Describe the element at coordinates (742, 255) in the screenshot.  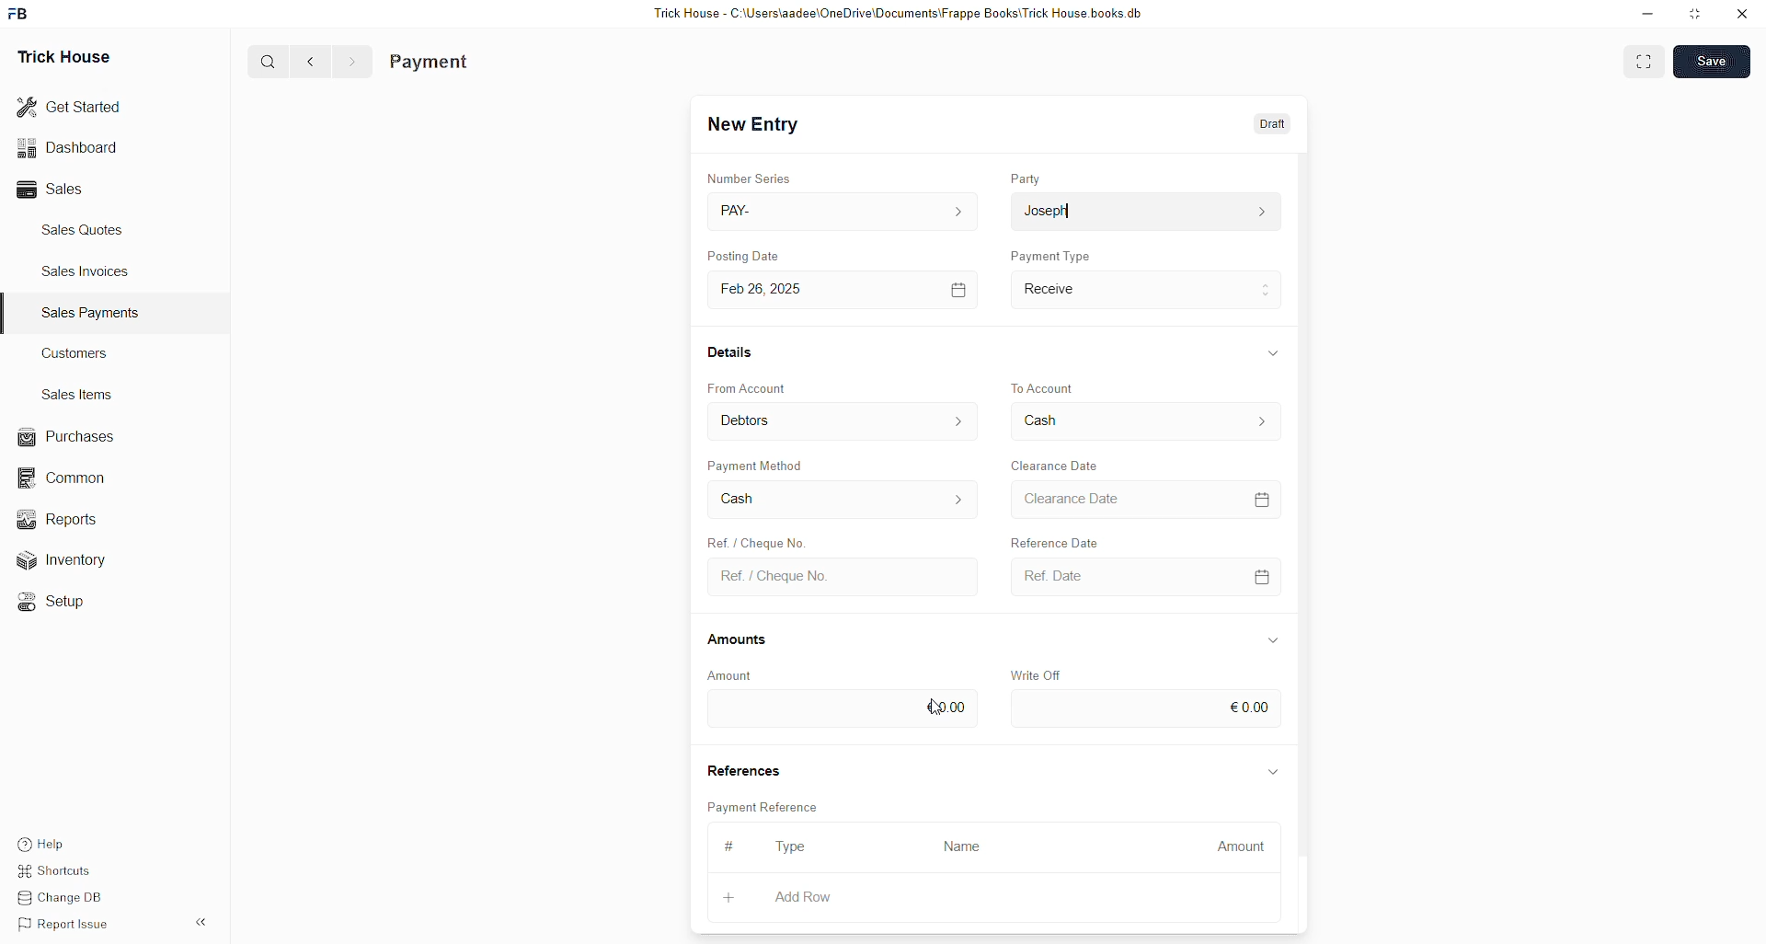
I see `Posting Date` at that location.